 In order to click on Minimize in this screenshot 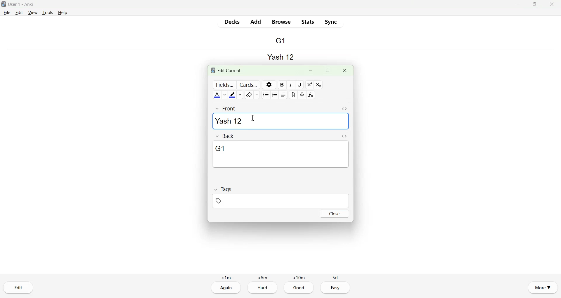, I will do `click(518, 4)`.